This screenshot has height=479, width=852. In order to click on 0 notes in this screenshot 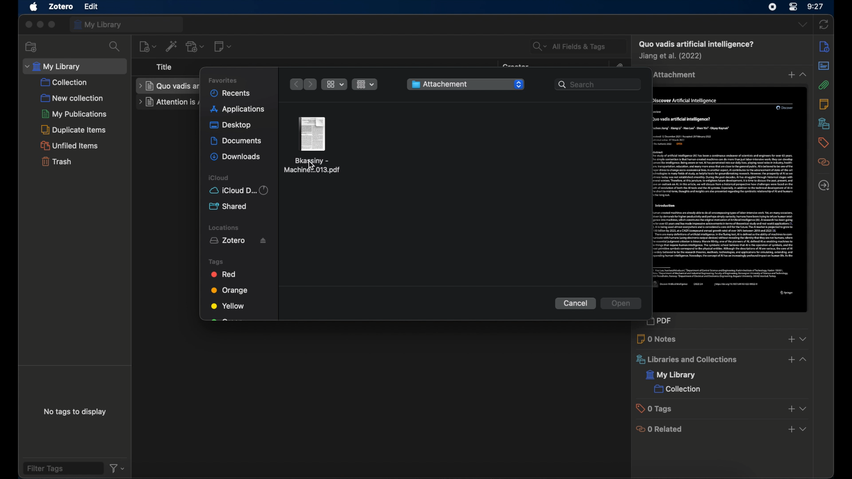, I will do `click(658, 339)`.